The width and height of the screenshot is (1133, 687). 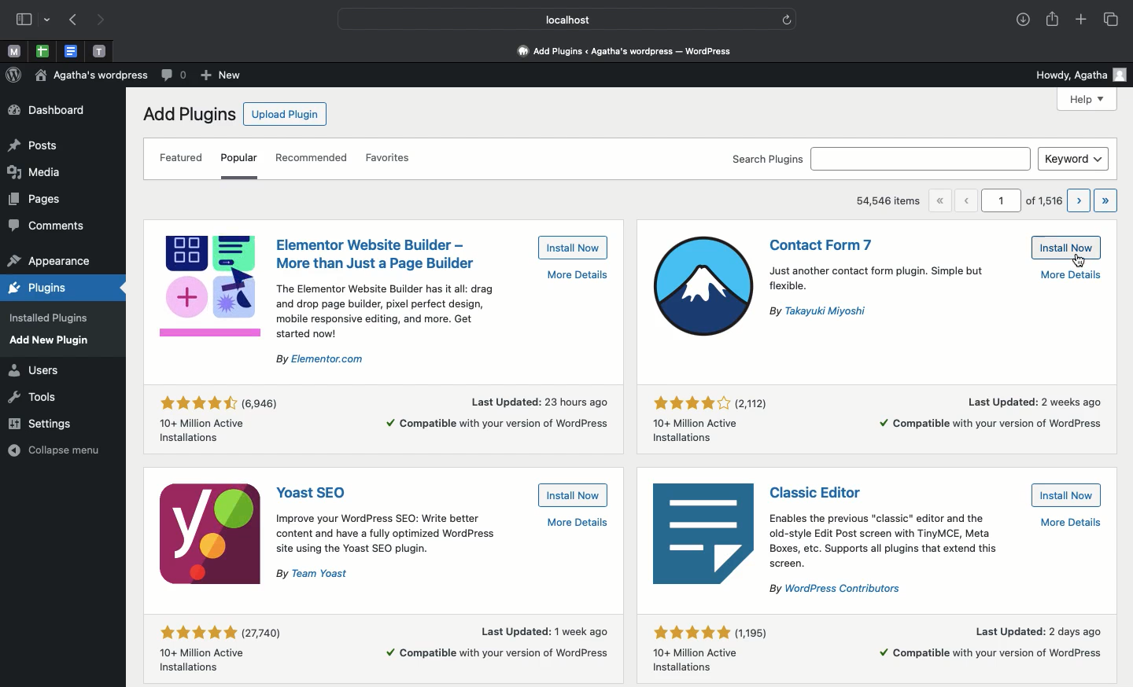 I want to click on Install now, so click(x=1079, y=260).